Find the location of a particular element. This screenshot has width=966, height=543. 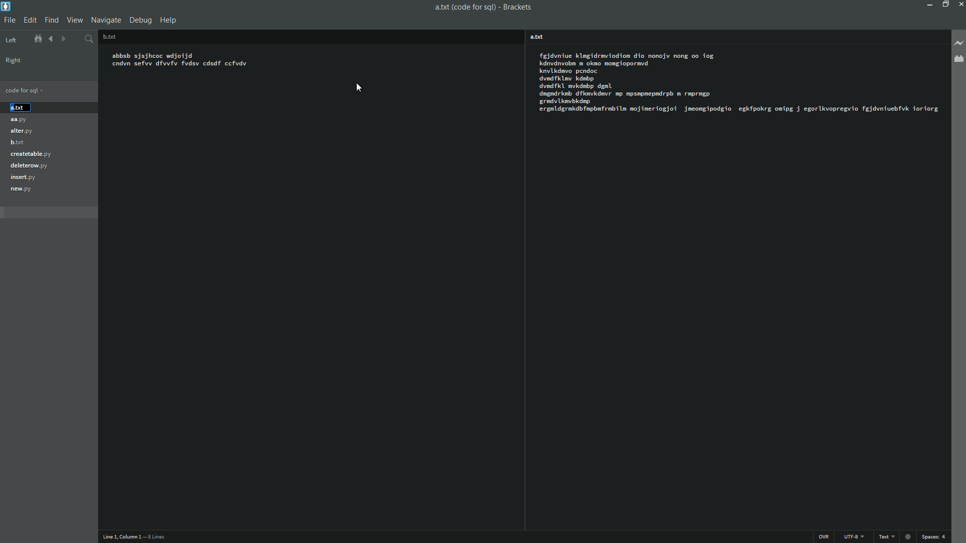

b.txt is located at coordinates (16, 142).